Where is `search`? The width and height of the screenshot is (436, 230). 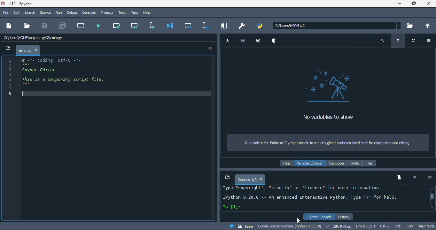
search is located at coordinates (30, 13).